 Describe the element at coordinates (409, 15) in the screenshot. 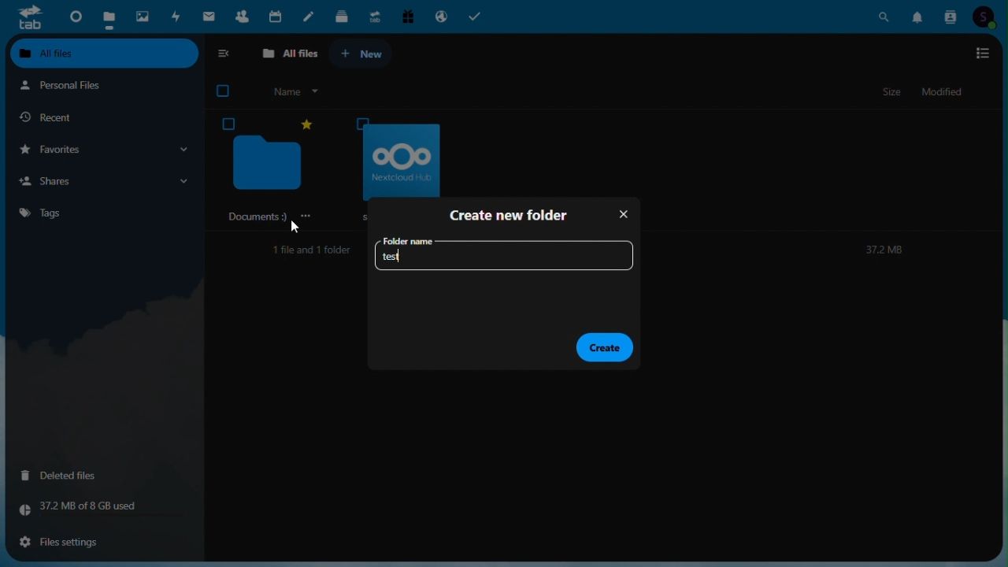

I see `Free trial` at that location.